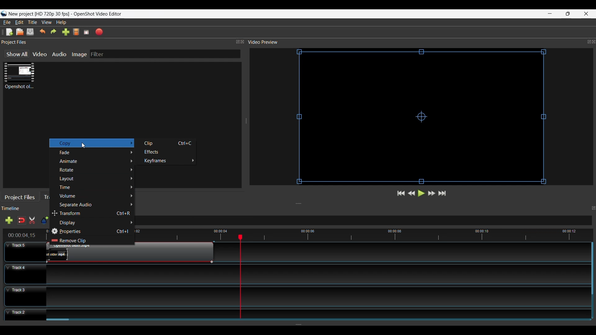 This screenshot has width=596, height=335. What do you see at coordinates (62, 23) in the screenshot?
I see `Help` at bounding box center [62, 23].